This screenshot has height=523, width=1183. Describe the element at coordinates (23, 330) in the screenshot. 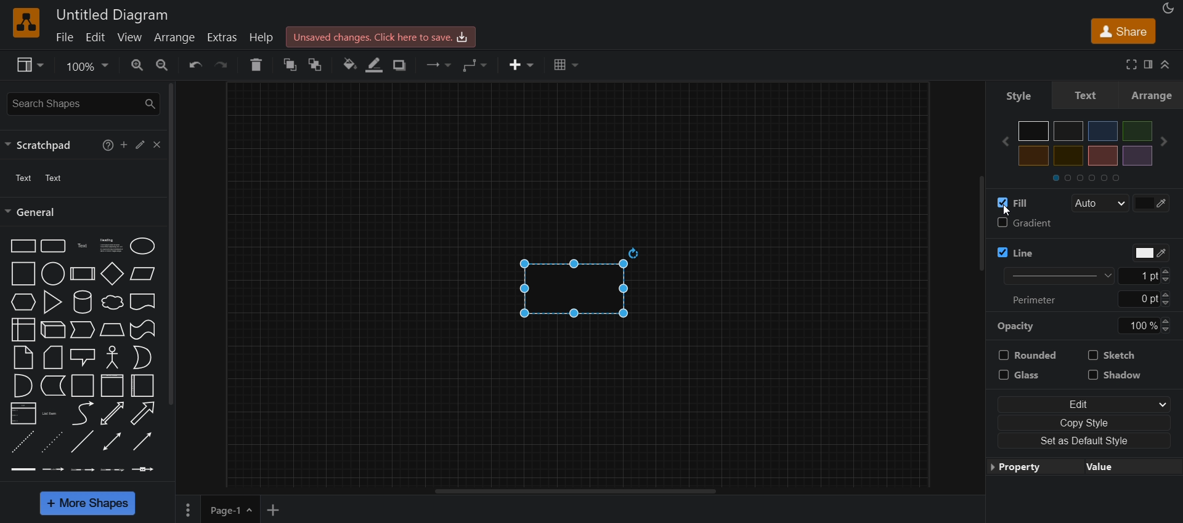

I see `internal storage` at that location.